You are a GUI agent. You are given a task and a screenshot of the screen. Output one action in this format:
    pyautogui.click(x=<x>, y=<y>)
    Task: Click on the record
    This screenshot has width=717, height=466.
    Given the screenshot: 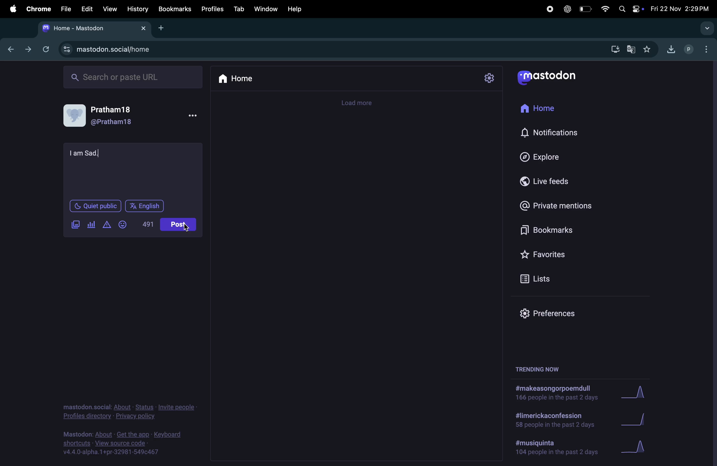 What is the action you would take?
    pyautogui.click(x=549, y=9)
    